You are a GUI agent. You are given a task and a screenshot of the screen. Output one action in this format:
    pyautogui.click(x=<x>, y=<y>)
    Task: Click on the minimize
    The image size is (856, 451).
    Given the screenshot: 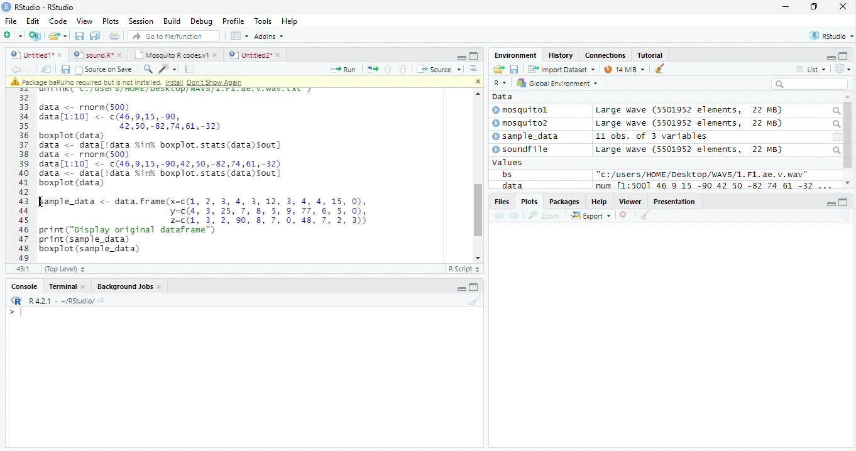 What is the action you would take?
    pyautogui.click(x=461, y=57)
    